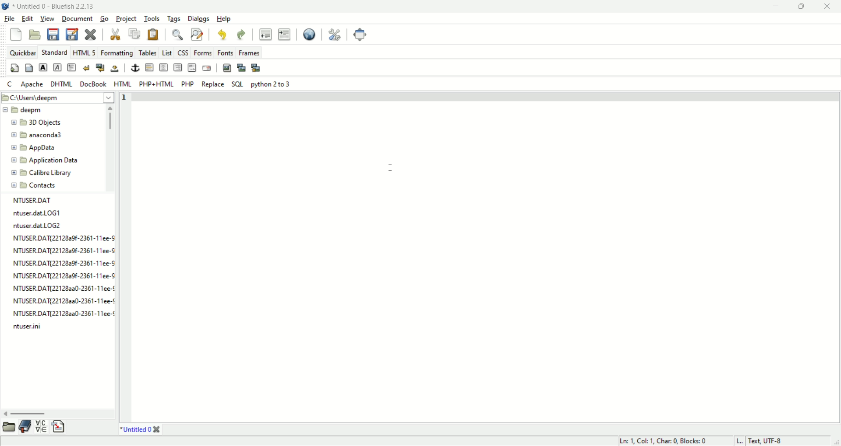 Image resolution: width=841 pixels, height=446 pixels. What do you see at coordinates (213, 84) in the screenshot?
I see `REPLACE` at bounding box center [213, 84].